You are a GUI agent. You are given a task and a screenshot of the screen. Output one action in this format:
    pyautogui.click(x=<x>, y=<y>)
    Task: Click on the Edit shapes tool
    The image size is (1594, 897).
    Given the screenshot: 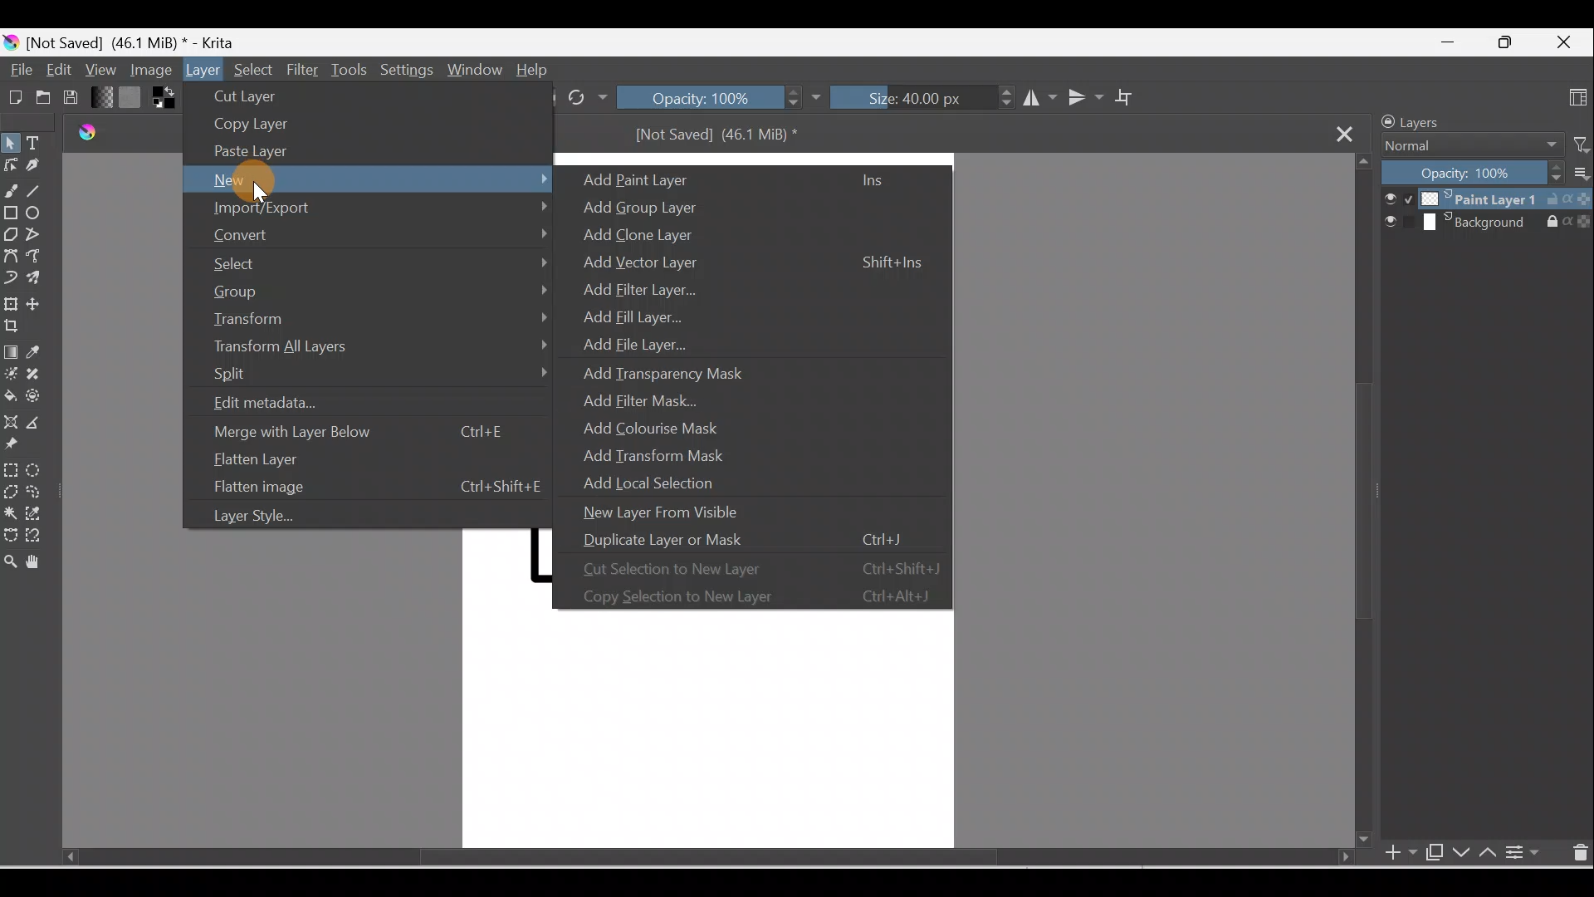 What is the action you would take?
    pyautogui.click(x=10, y=163)
    